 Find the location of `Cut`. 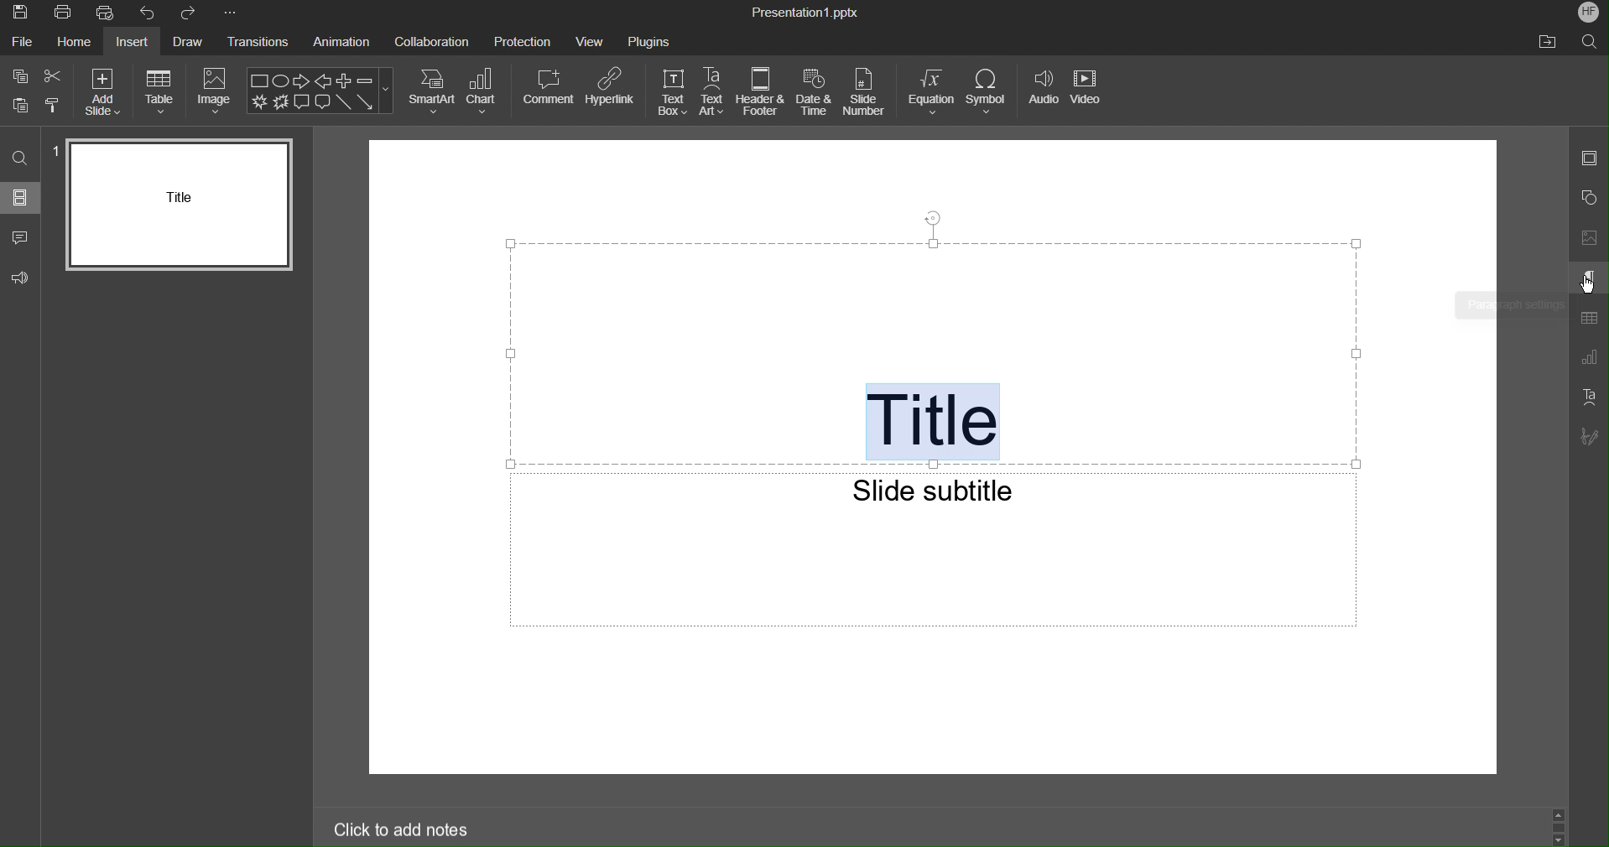

Cut is located at coordinates (55, 77).